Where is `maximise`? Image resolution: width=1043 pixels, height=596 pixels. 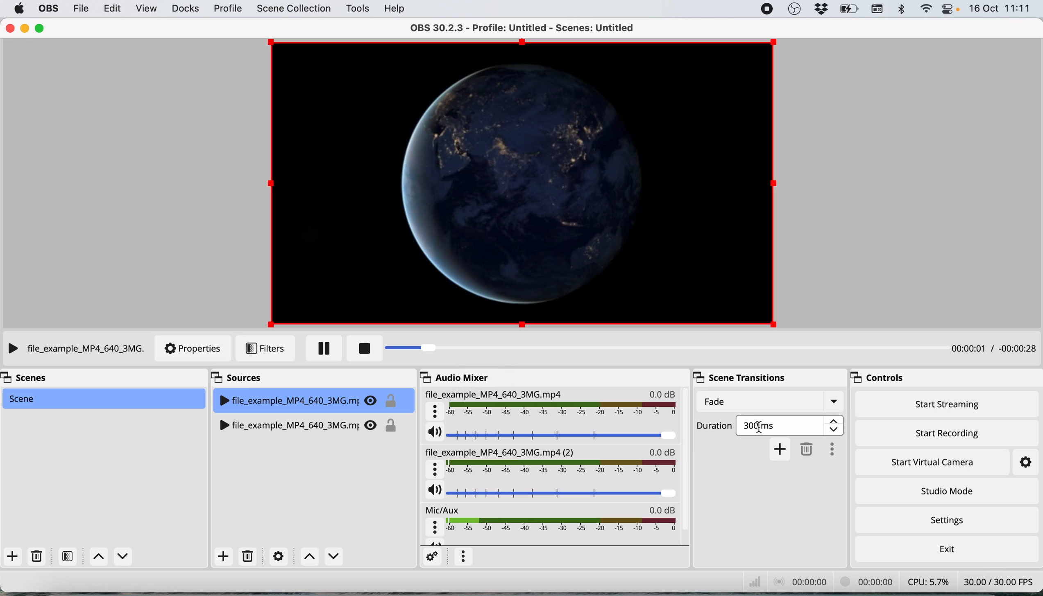 maximise is located at coordinates (39, 28).